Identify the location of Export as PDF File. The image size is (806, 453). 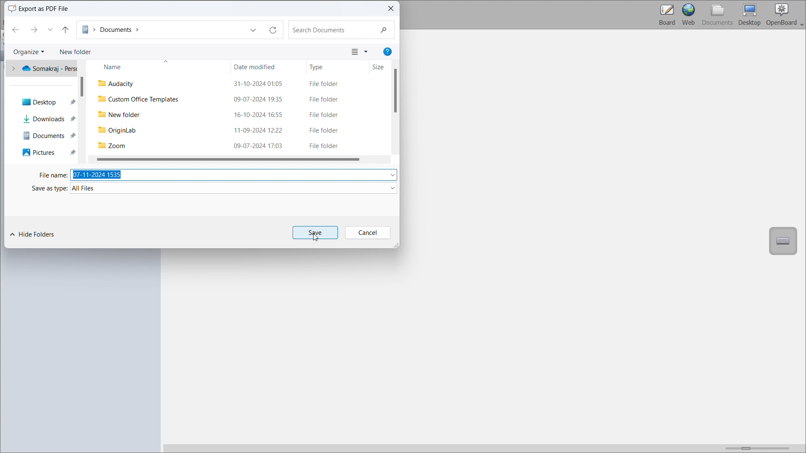
(49, 8).